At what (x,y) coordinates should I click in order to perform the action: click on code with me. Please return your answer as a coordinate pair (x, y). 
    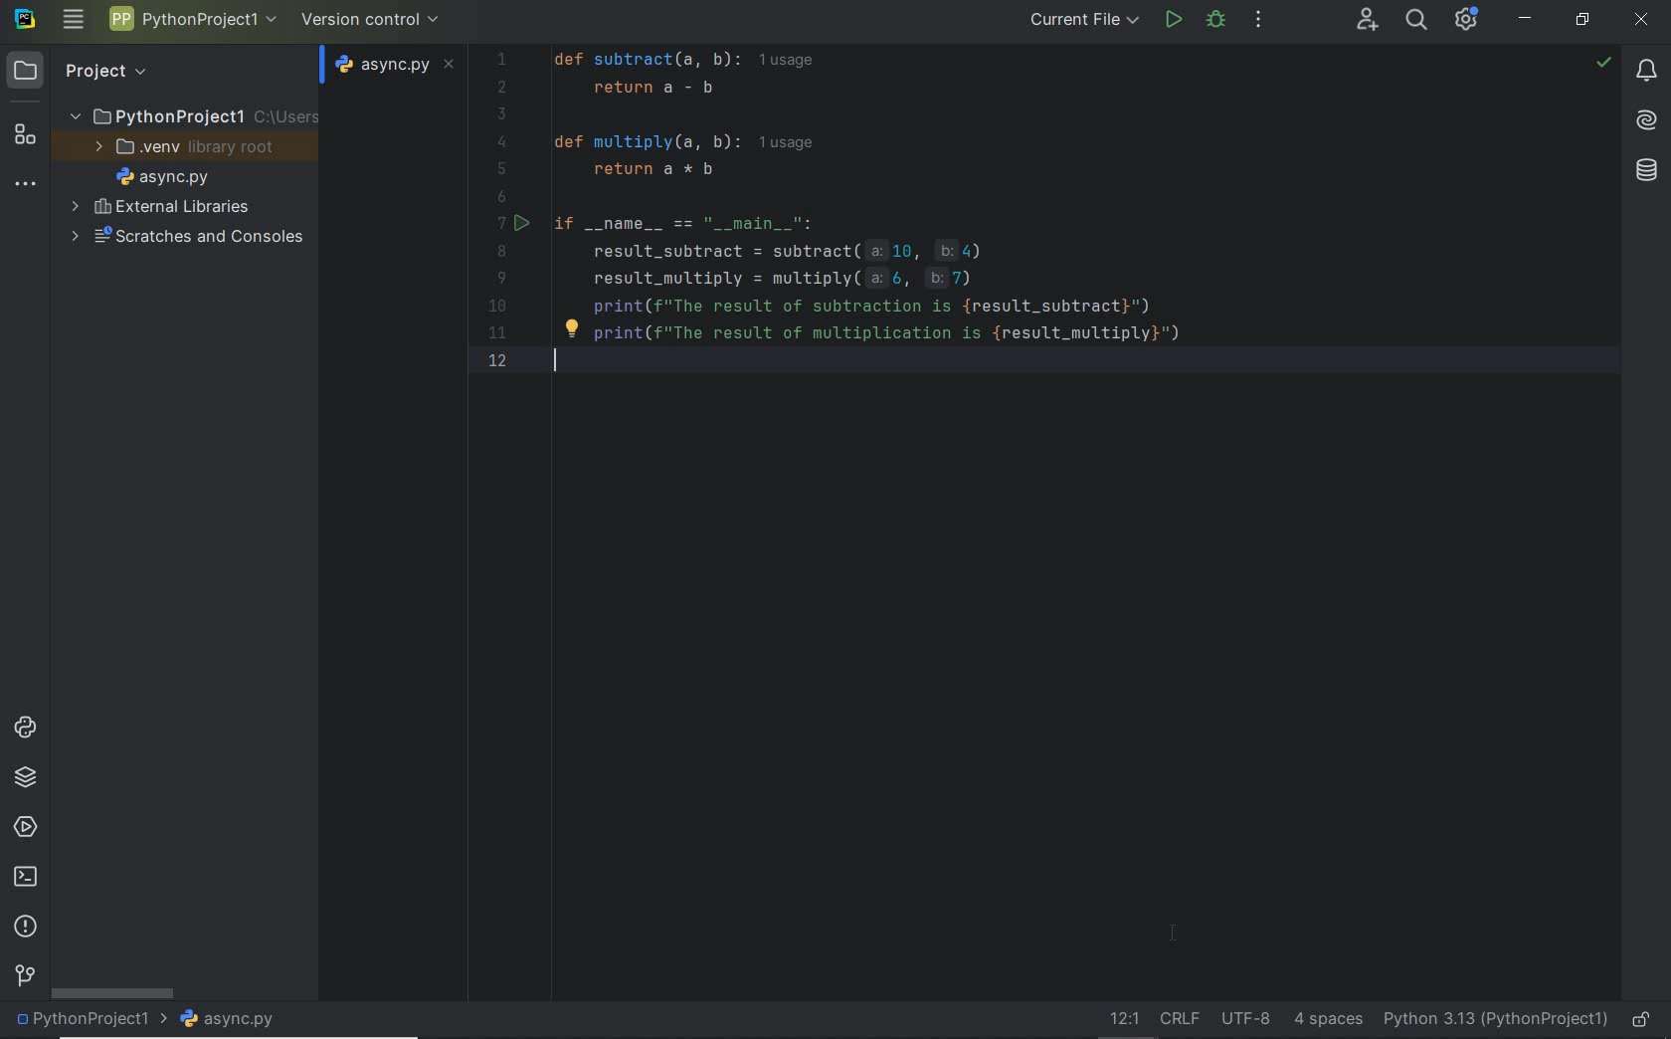
    Looking at the image, I should click on (1368, 23).